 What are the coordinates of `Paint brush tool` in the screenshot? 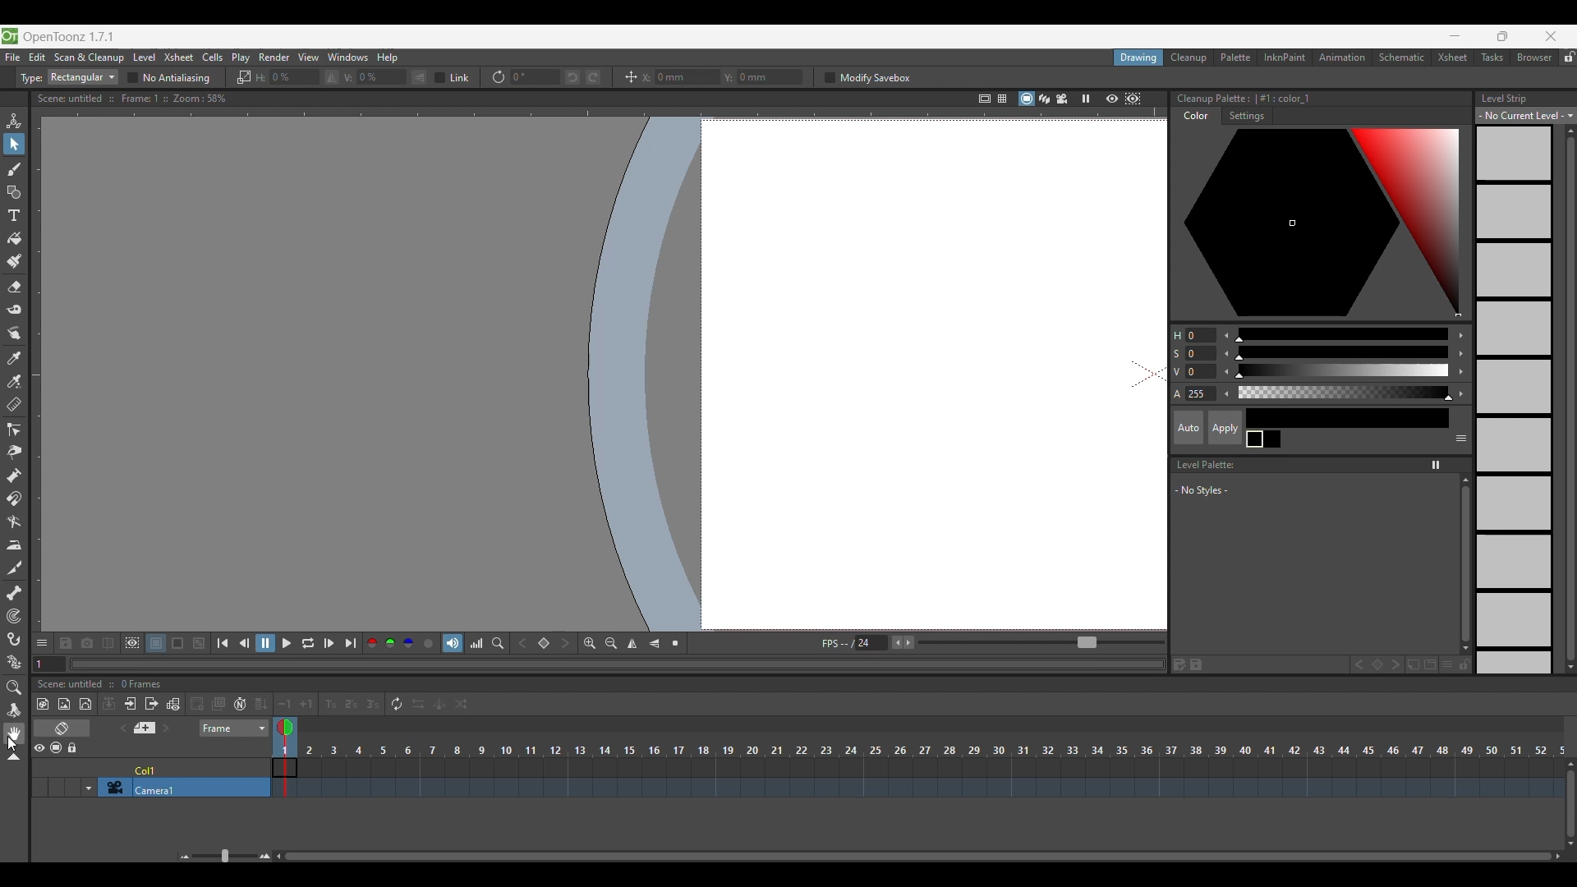 It's located at (14, 261).